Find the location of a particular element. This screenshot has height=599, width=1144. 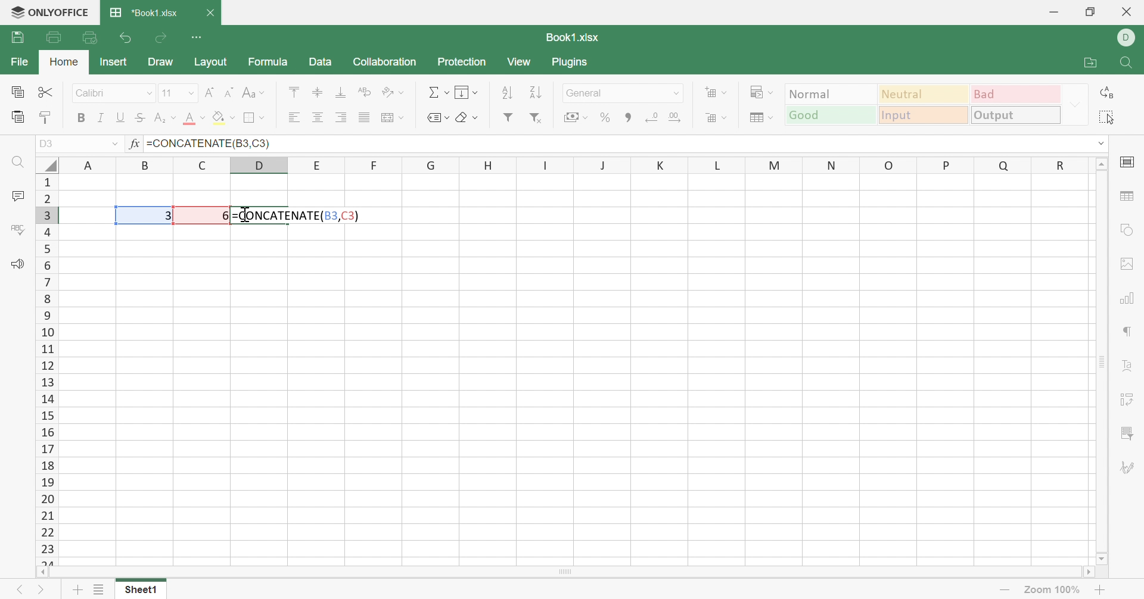

Decrement font size is located at coordinates (231, 92).